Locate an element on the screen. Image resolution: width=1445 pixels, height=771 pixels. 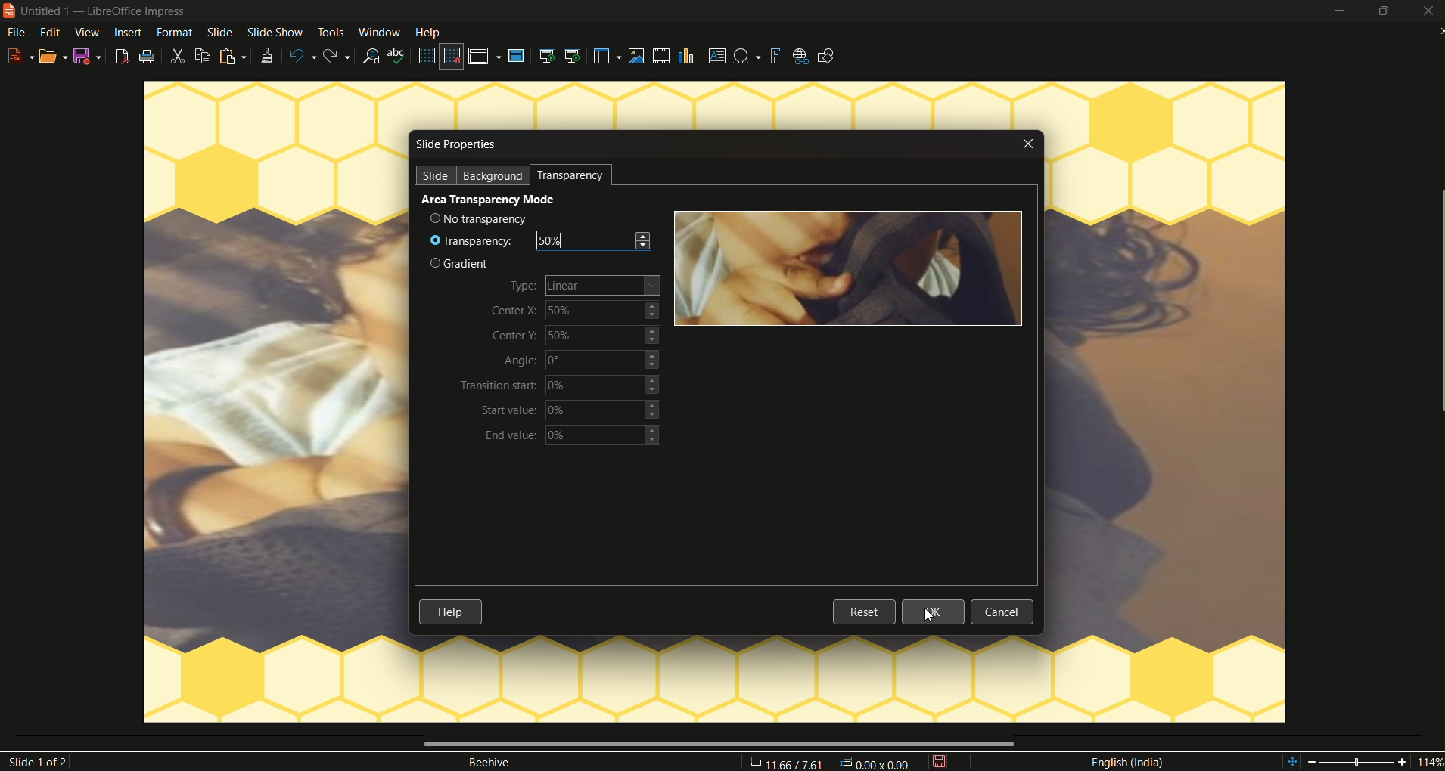
paste is located at coordinates (232, 57).